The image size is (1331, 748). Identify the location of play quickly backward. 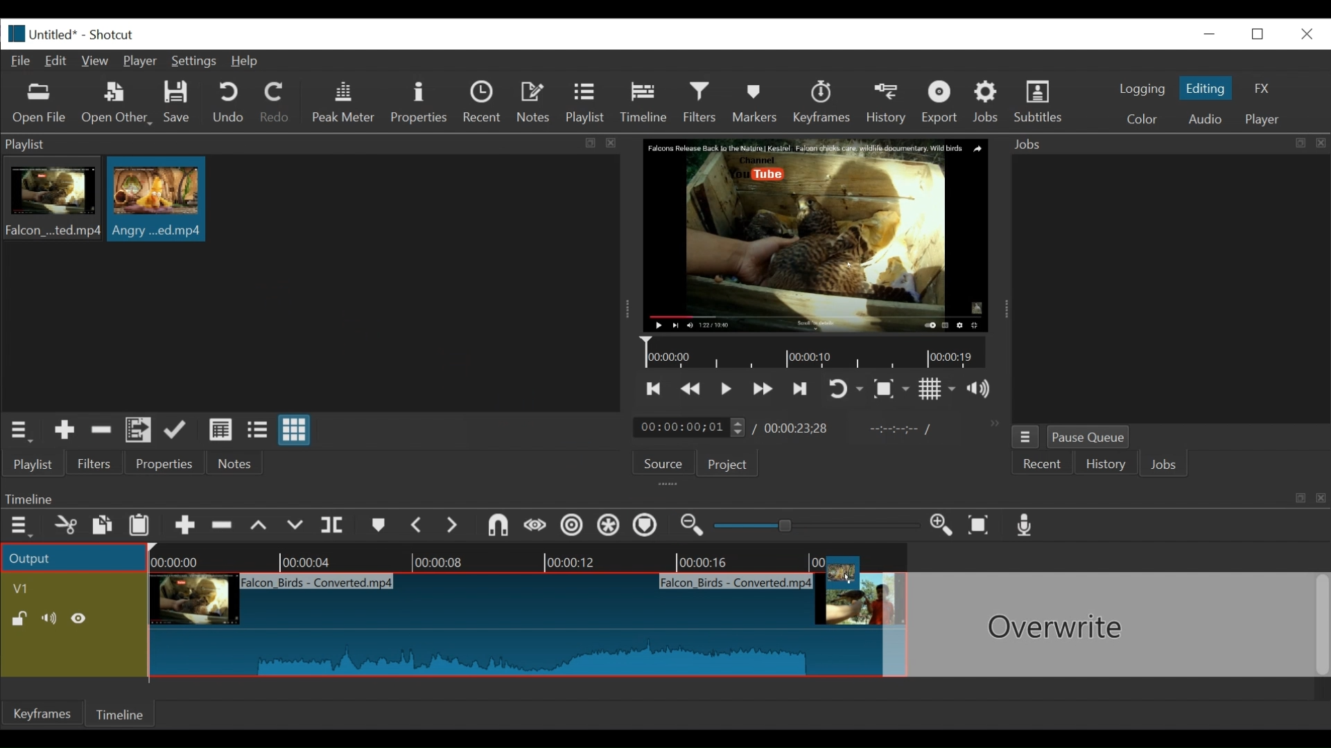
(691, 389).